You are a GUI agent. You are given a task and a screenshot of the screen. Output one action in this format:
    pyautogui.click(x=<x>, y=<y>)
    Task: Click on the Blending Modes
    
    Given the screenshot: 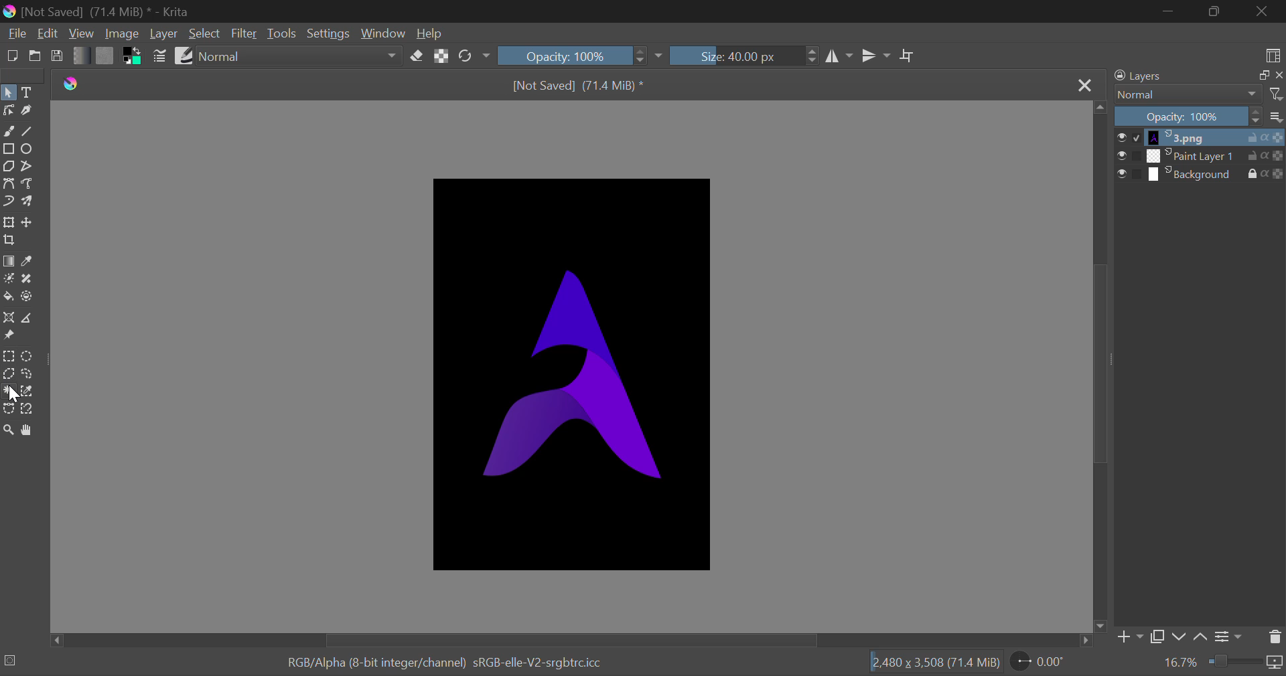 What is the action you would take?
    pyautogui.click(x=300, y=55)
    